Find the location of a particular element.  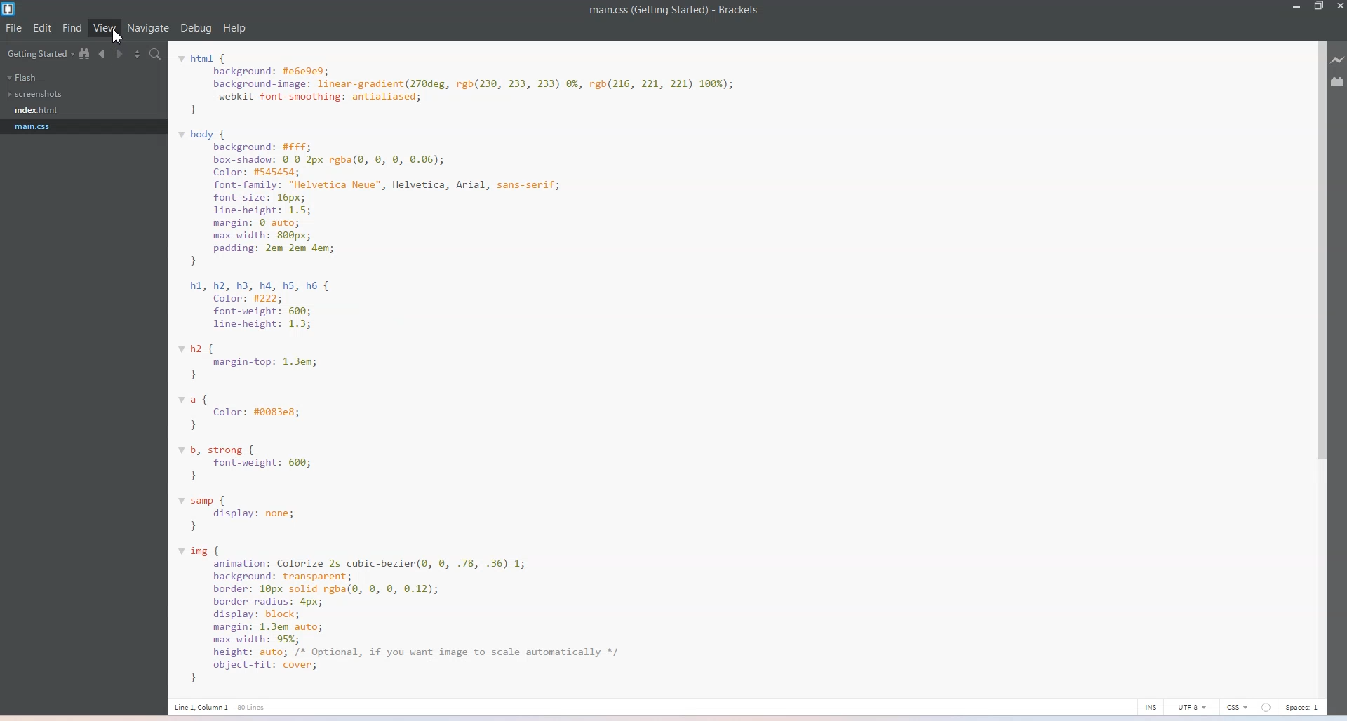

Vertical Scroll bar is located at coordinates (1320, 365).